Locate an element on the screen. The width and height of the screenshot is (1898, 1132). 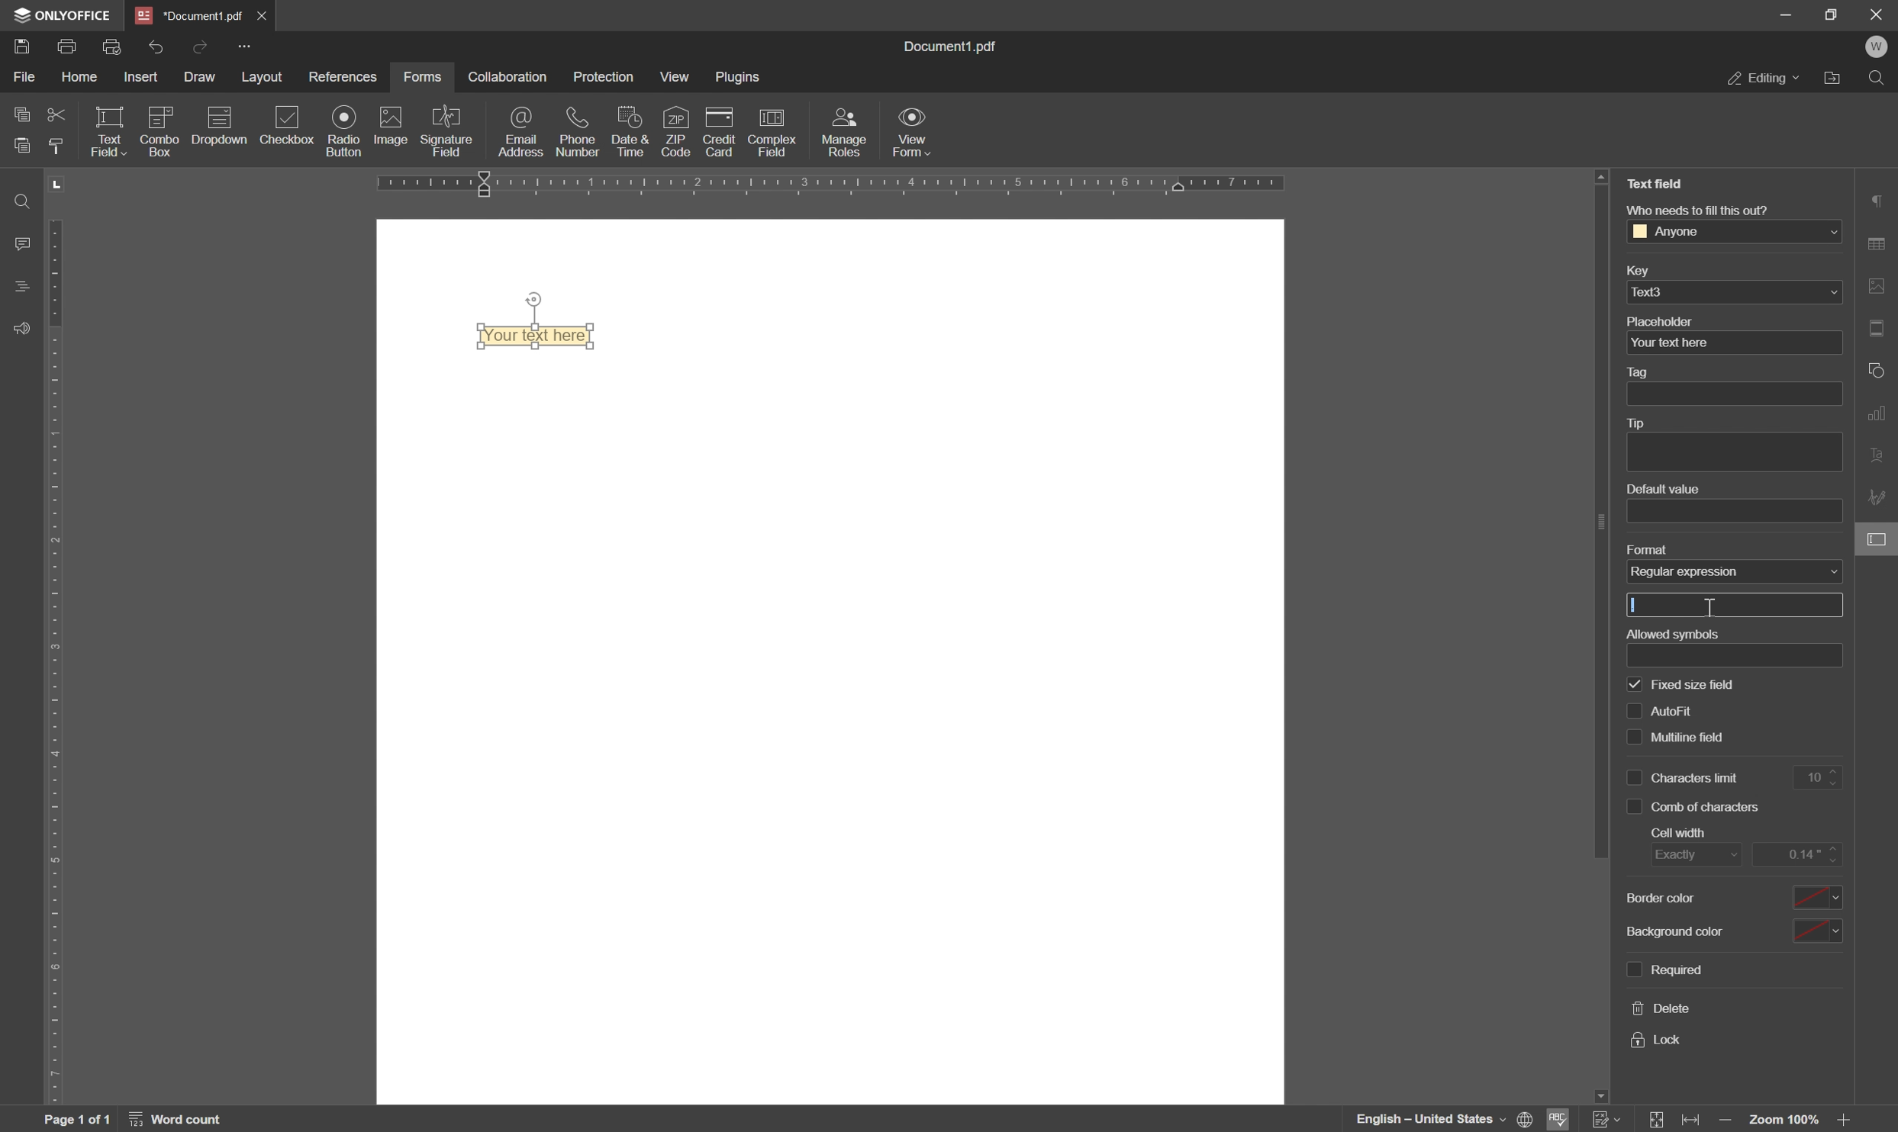
editing is located at coordinates (1763, 80).